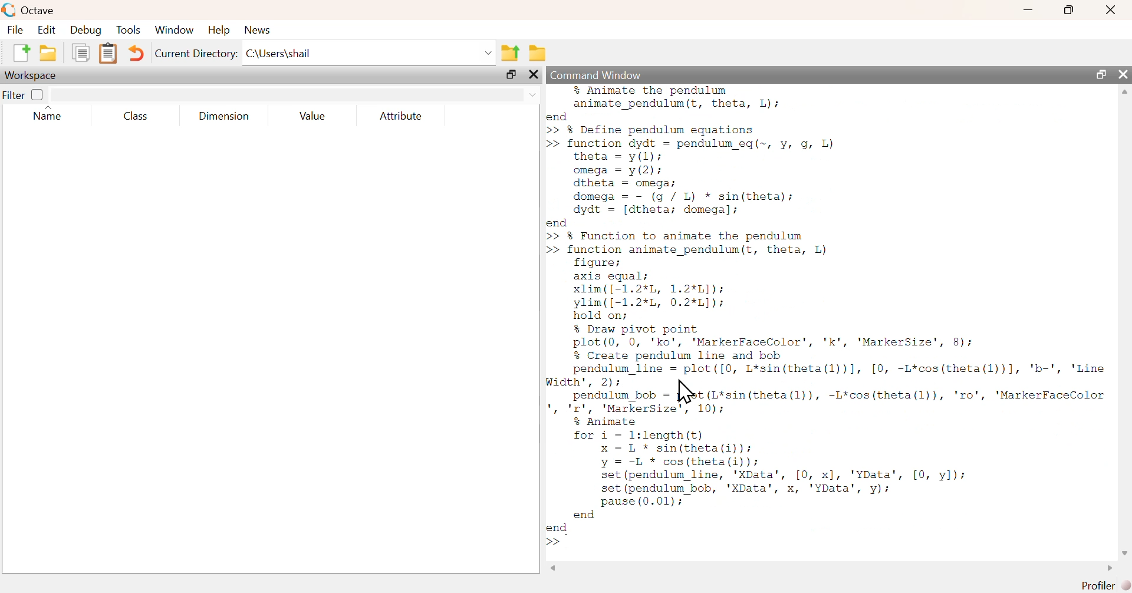 Image resolution: width=1132 pixels, height=593 pixels. What do you see at coordinates (603, 74) in the screenshot?
I see `Command Window` at bounding box center [603, 74].